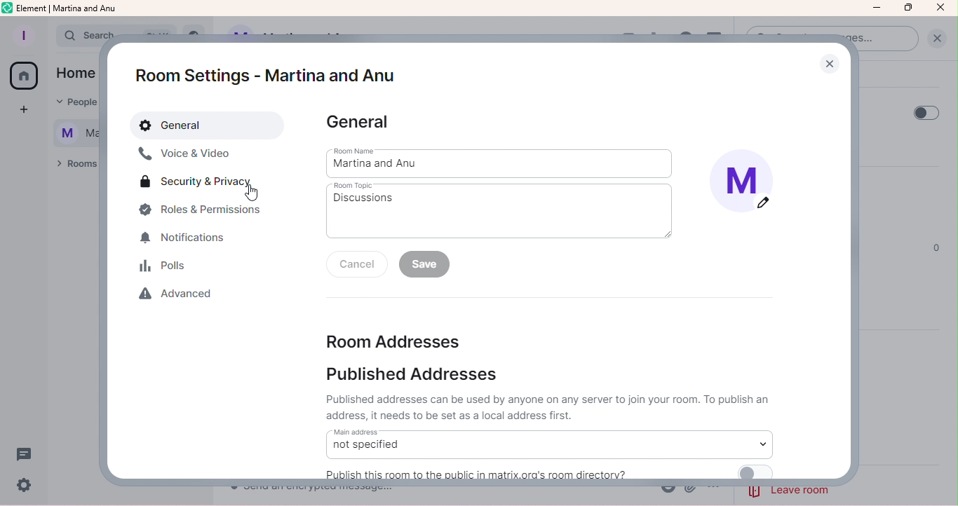 Image resolution: width=958 pixels, height=506 pixels. I want to click on General, so click(210, 126).